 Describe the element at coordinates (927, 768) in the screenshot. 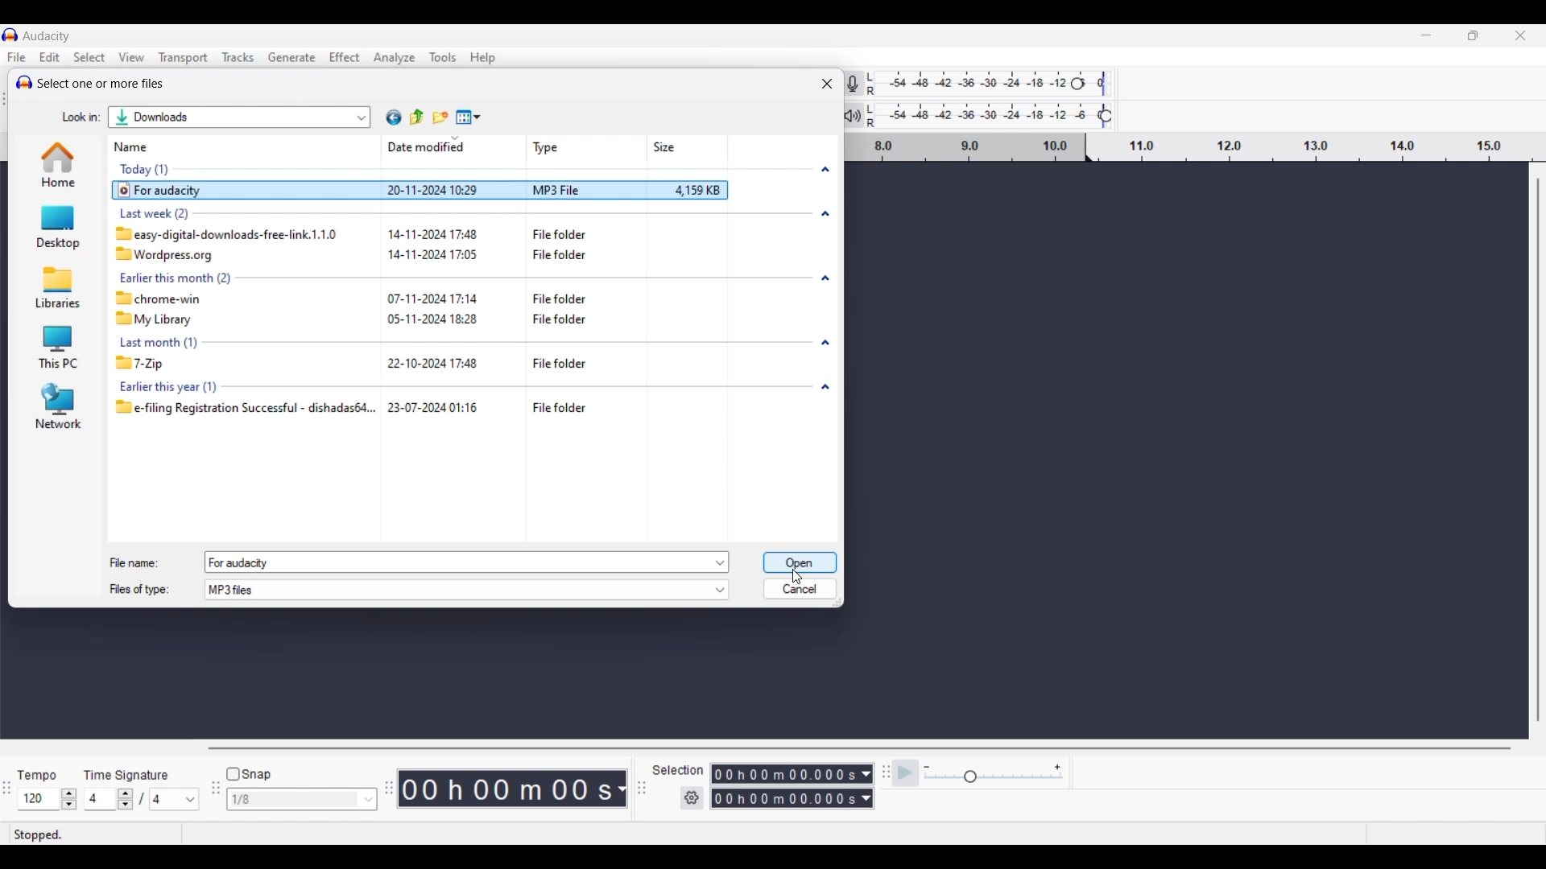

I see `Min. playback speed` at that location.